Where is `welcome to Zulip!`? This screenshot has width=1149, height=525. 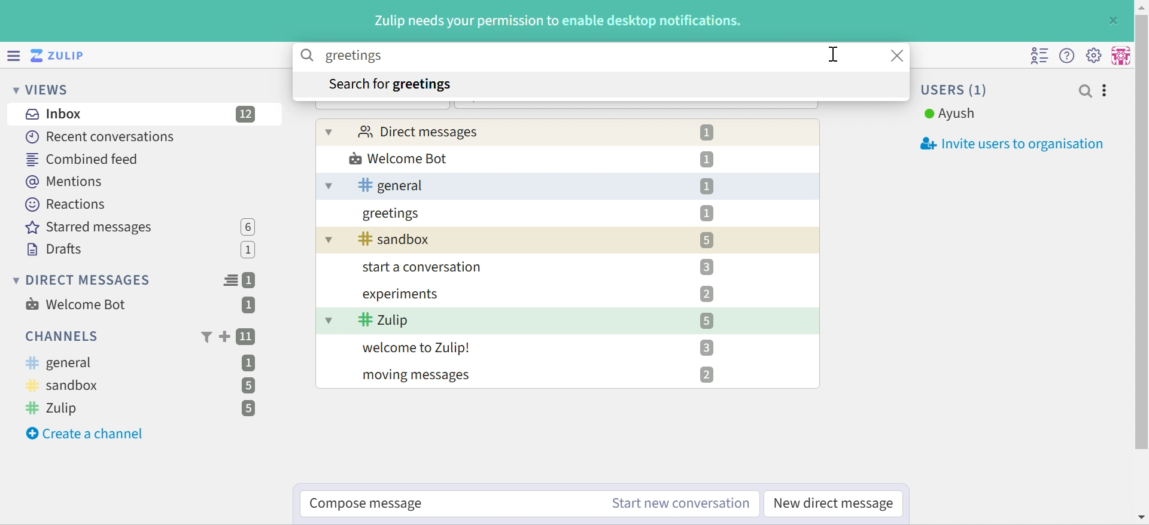 welcome to Zulip! is located at coordinates (418, 348).